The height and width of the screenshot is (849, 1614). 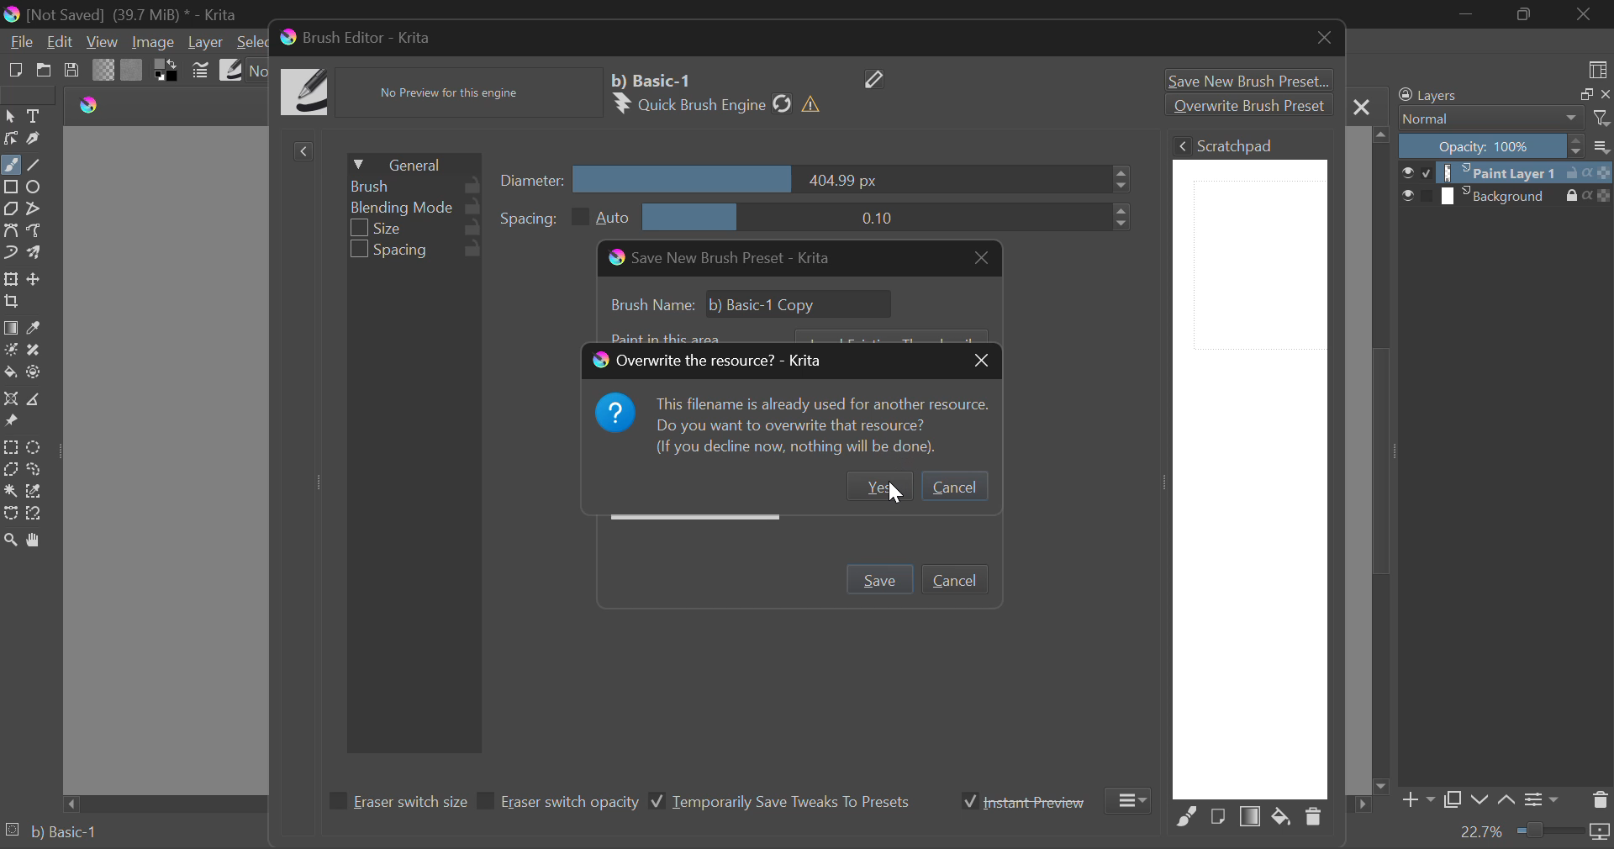 What do you see at coordinates (11, 165) in the screenshot?
I see `Freehand` at bounding box center [11, 165].